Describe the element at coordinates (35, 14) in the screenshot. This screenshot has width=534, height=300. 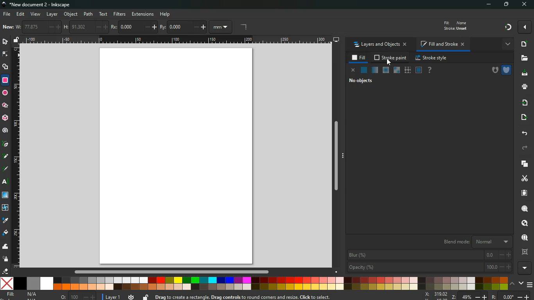
I see `view` at that location.